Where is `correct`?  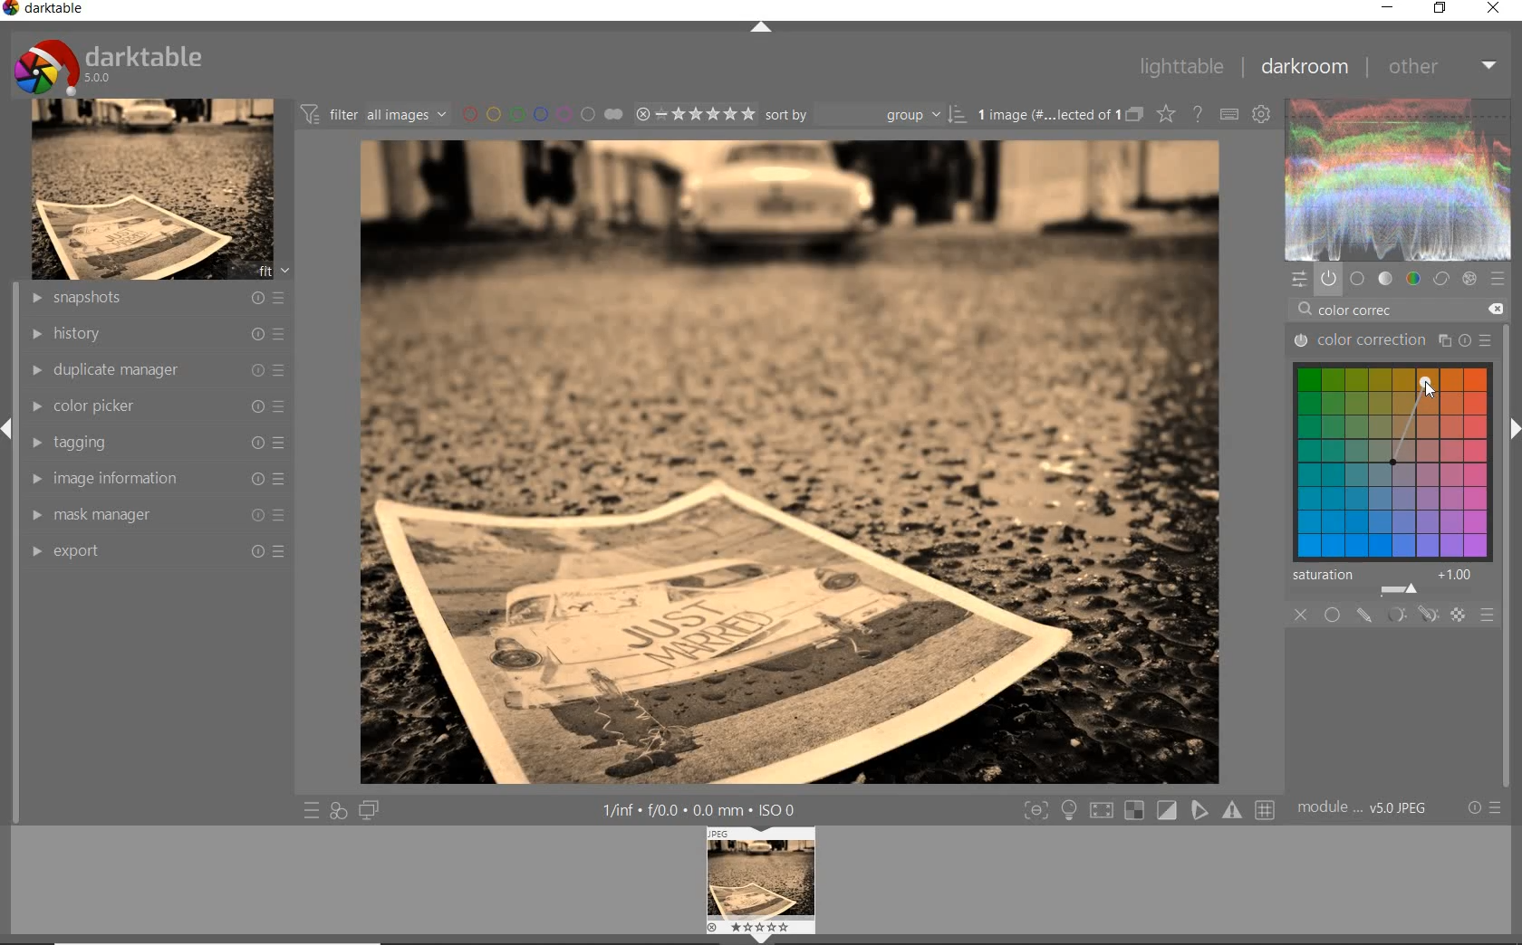 correct is located at coordinates (1441, 279).